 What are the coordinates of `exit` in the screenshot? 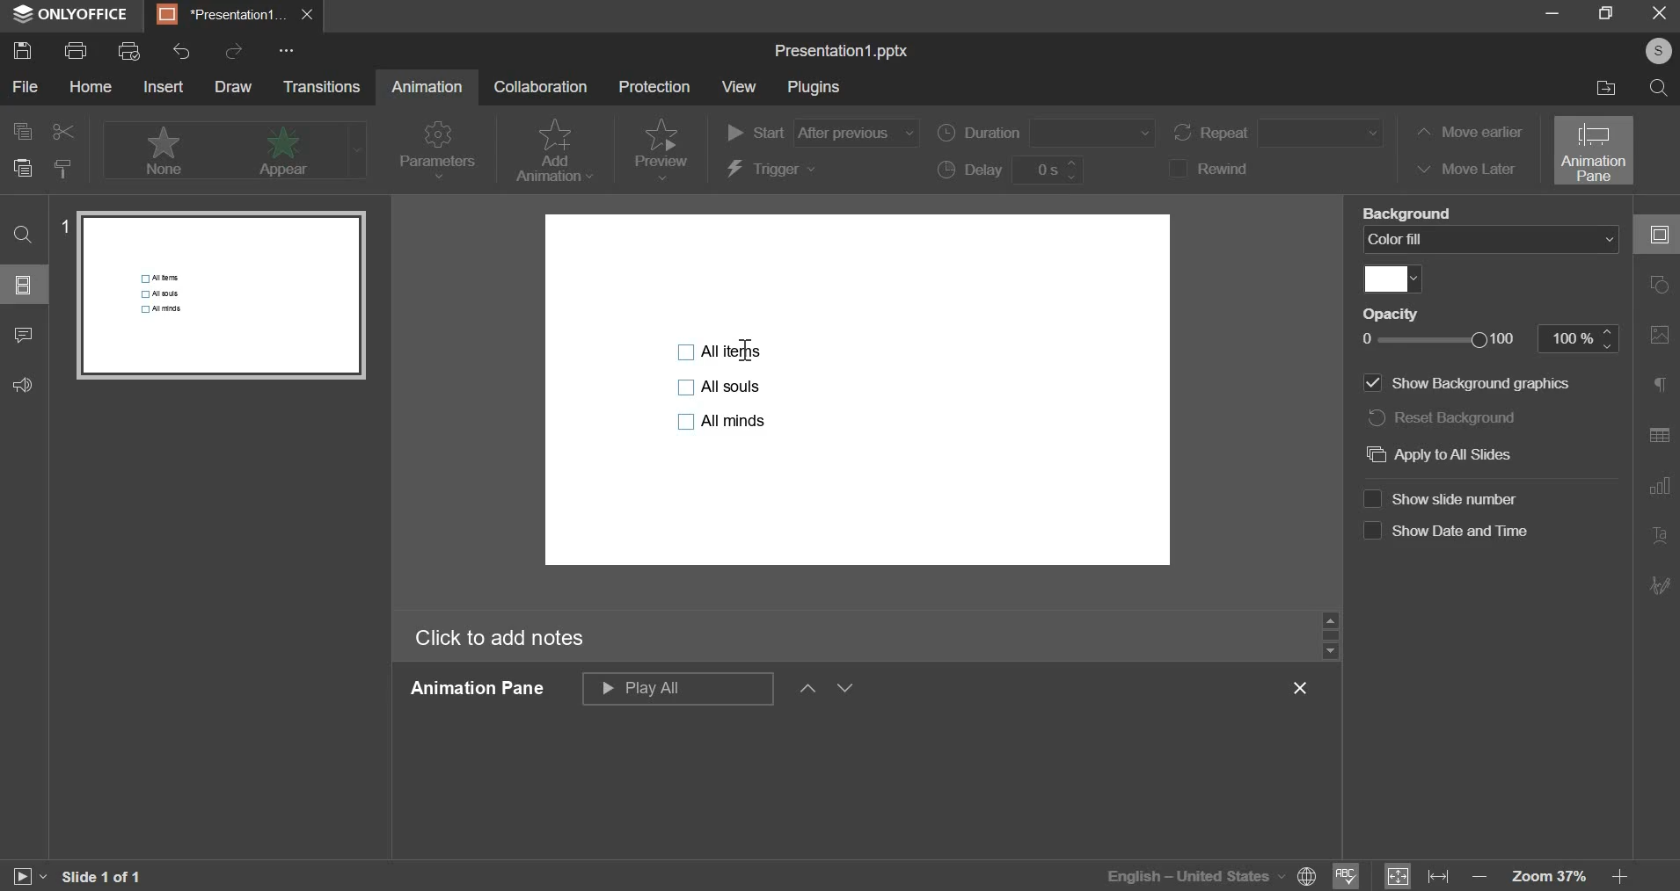 It's located at (1652, 17).